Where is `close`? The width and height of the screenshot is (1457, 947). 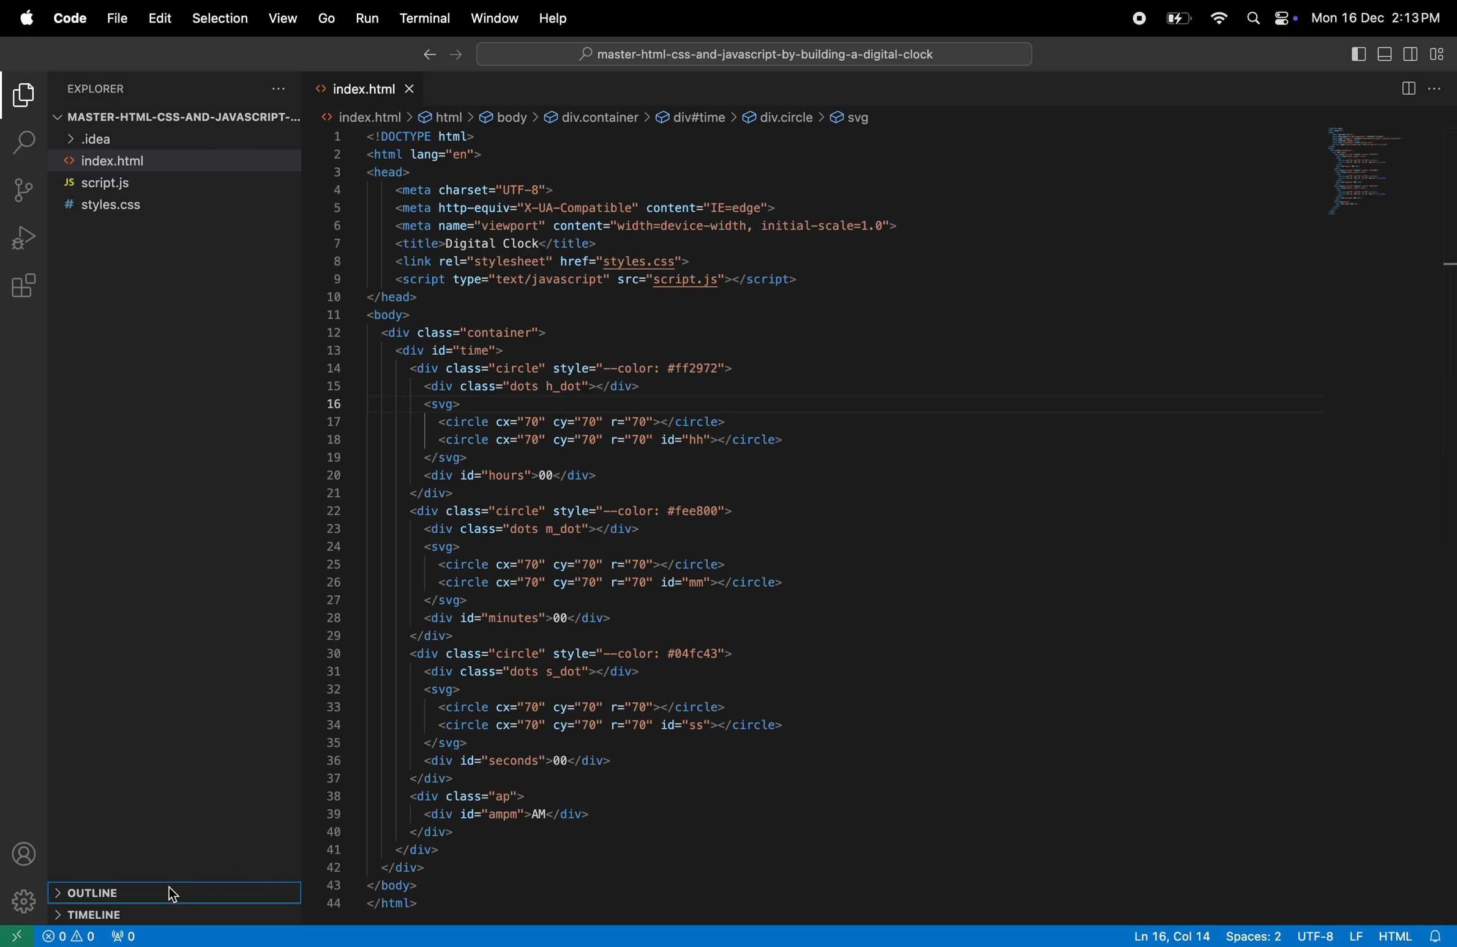
close is located at coordinates (53, 937).